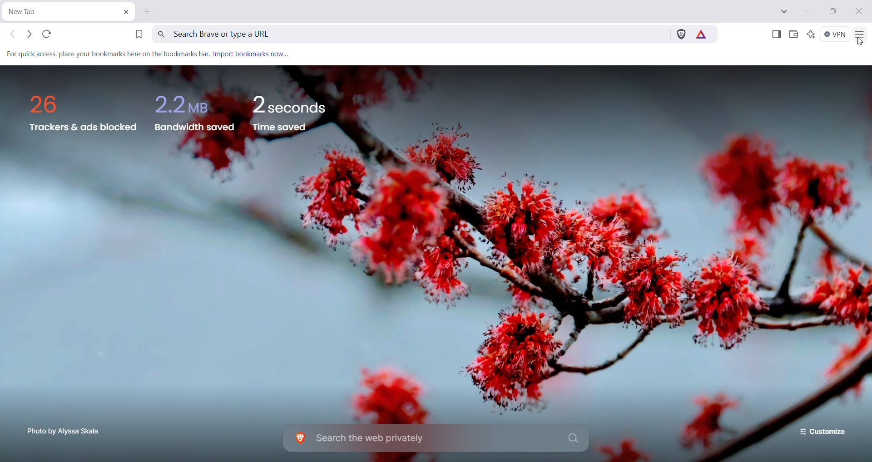  I want to click on Brave Shields, so click(680, 34).